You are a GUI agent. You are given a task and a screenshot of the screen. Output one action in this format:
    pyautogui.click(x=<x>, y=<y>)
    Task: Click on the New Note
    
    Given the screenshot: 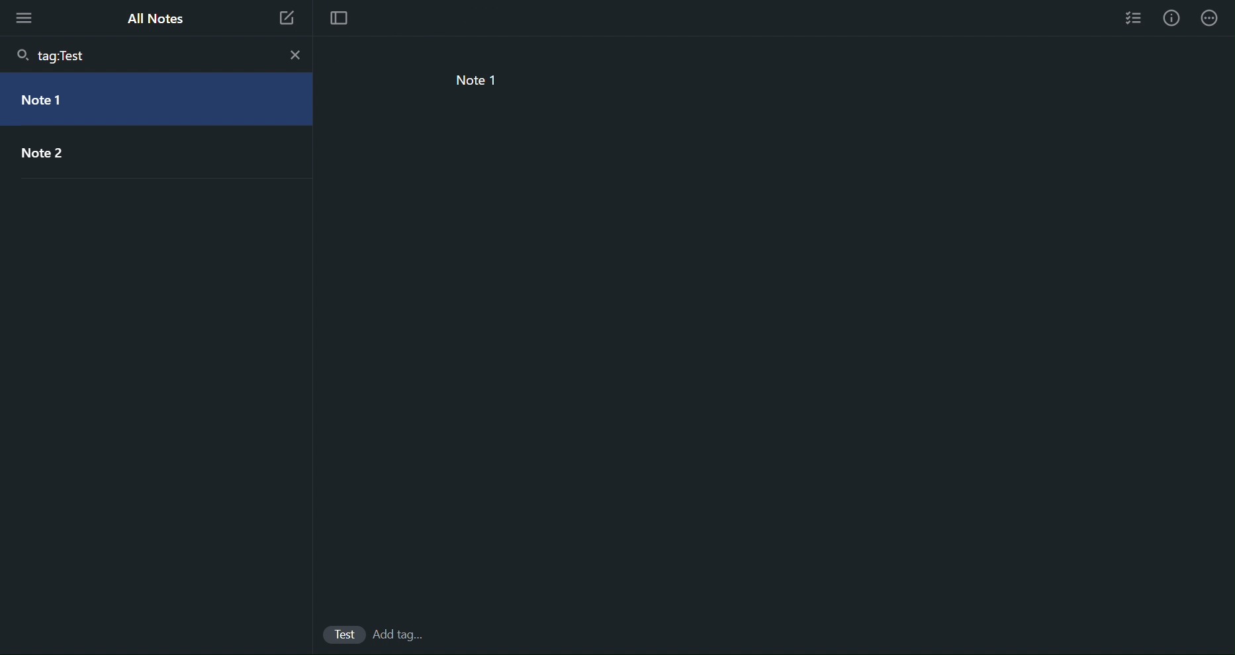 What is the action you would take?
    pyautogui.click(x=287, y=19)
    